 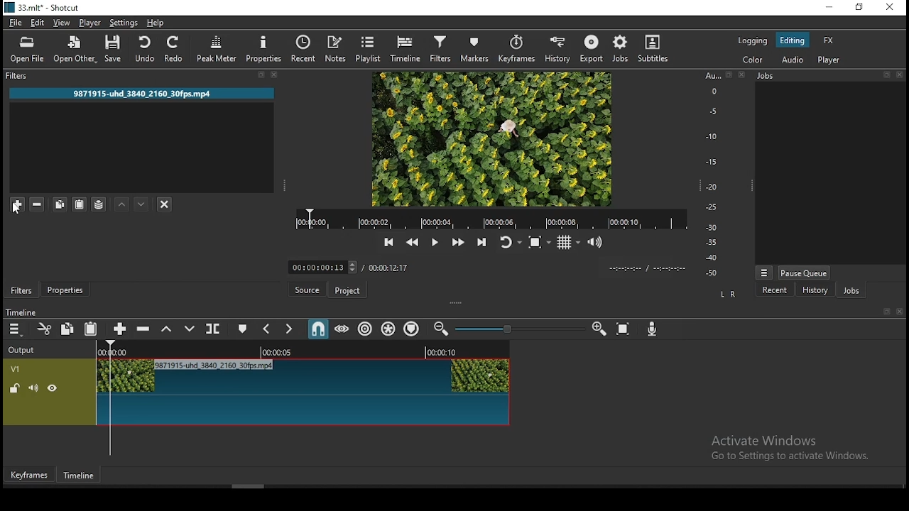 What do you see at coordinates (11, 9) in the screenshot?
I see `logo` at bounding box center [11, 9].